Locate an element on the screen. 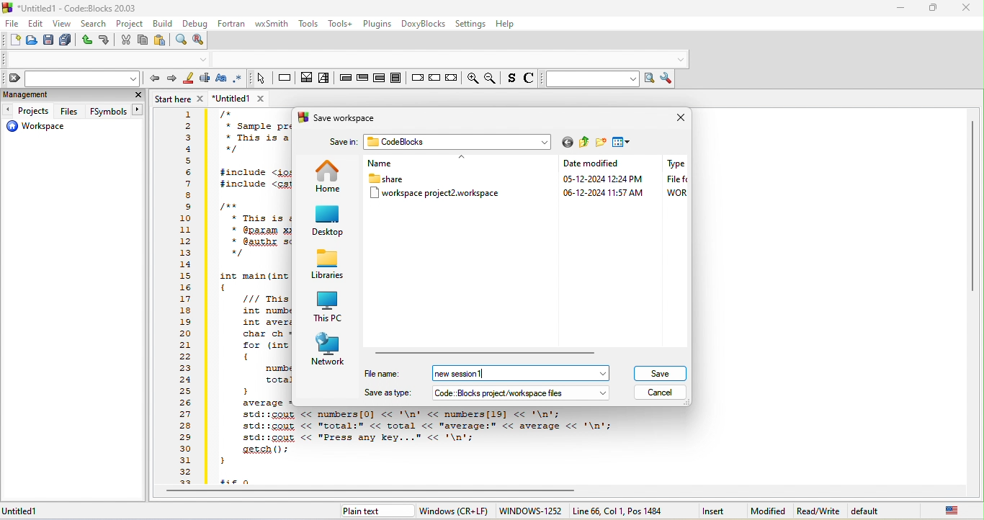 The image size is (984, 520). windows is located at coordinates (452, 511).